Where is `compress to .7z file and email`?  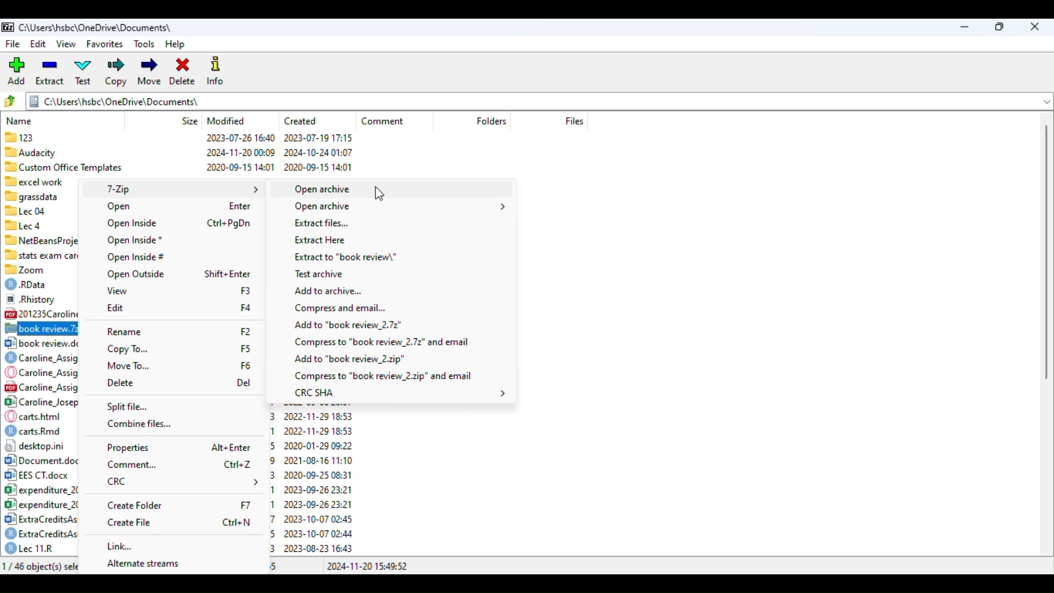
compress to .7z file and email is located at coordinates (383, 342).